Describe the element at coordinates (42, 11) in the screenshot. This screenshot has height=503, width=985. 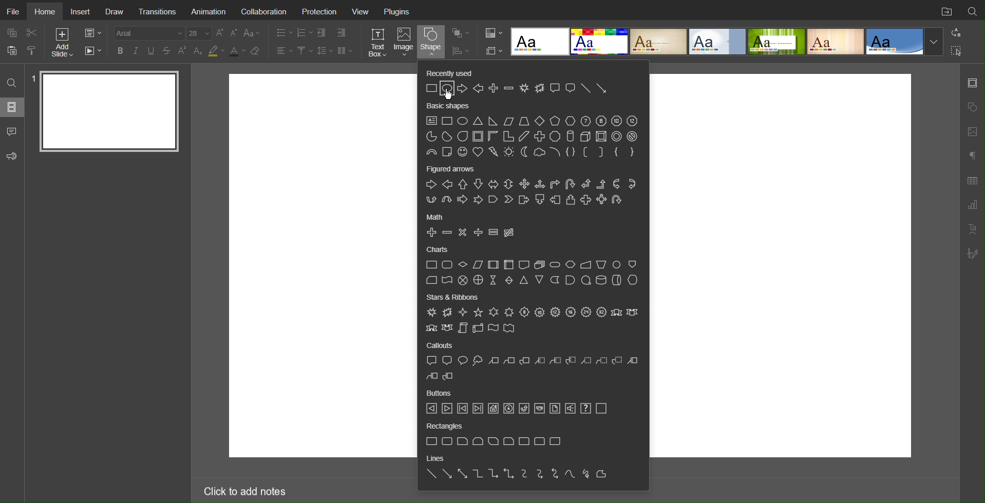
I see `Home` at that location.